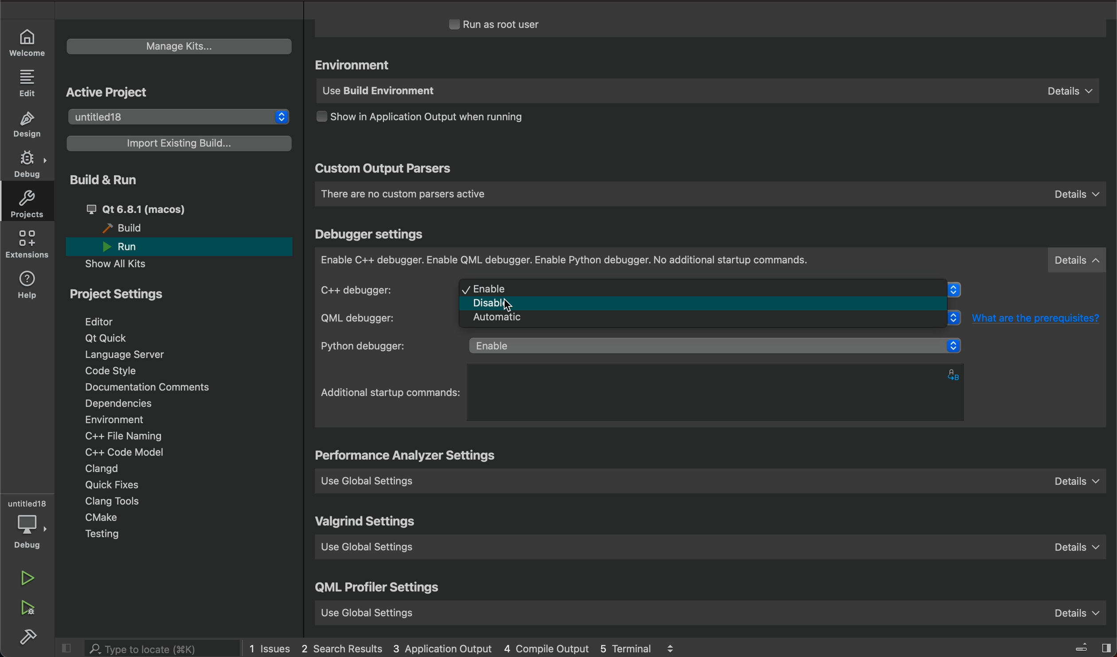 The height and width of the screenshot is (657, 1117). I want to click on environment, so click(355, 66).